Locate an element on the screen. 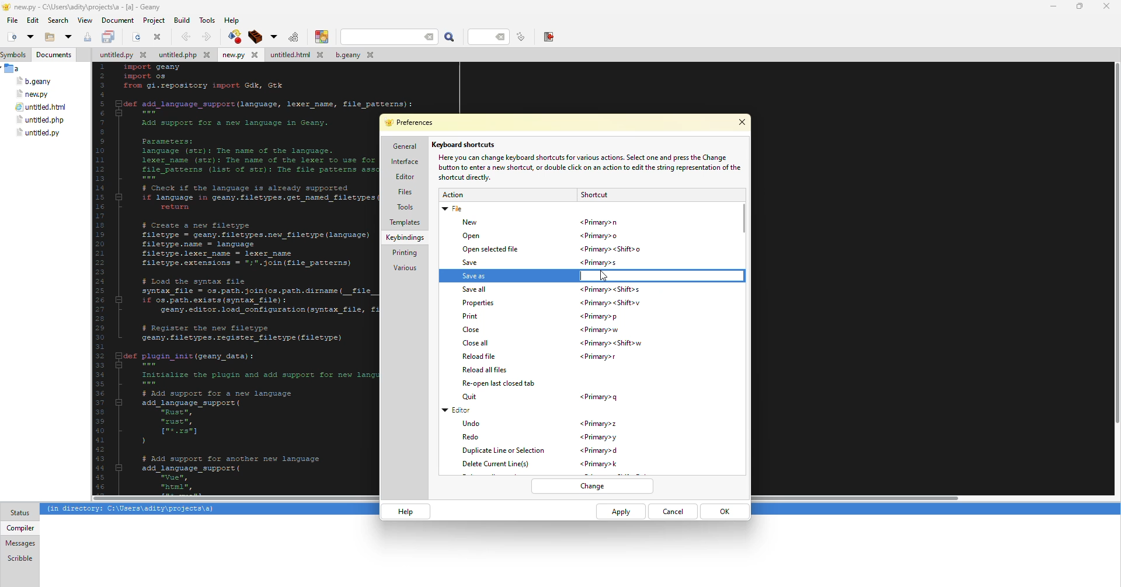 This screenshot has width=1121, height=587. document is located at coordinates (117, 20).